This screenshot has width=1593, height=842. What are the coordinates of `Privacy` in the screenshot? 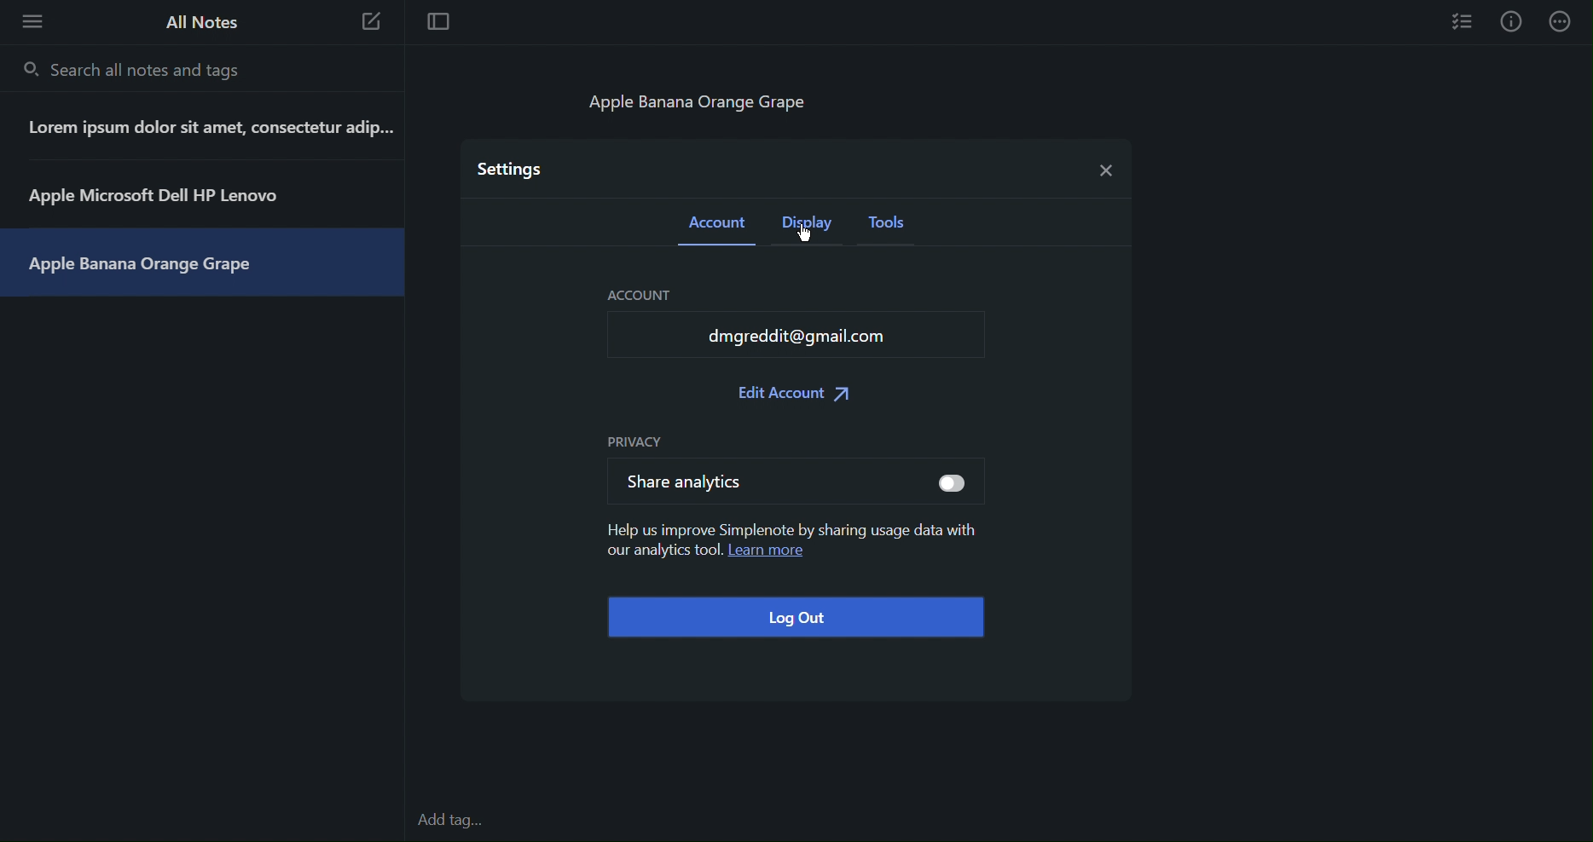 It's located at (636, 441).